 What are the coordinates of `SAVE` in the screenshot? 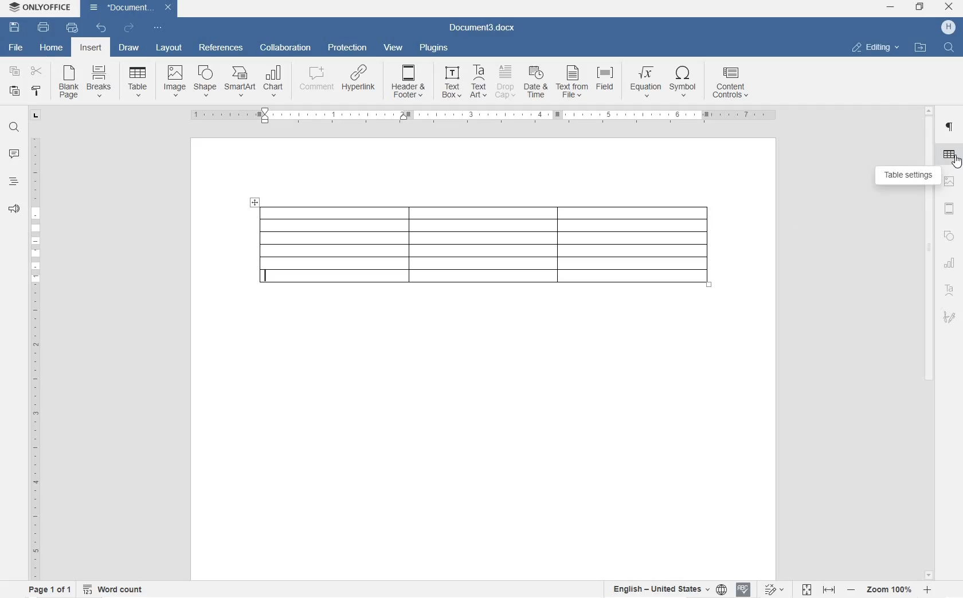 It's located at (14, 29).